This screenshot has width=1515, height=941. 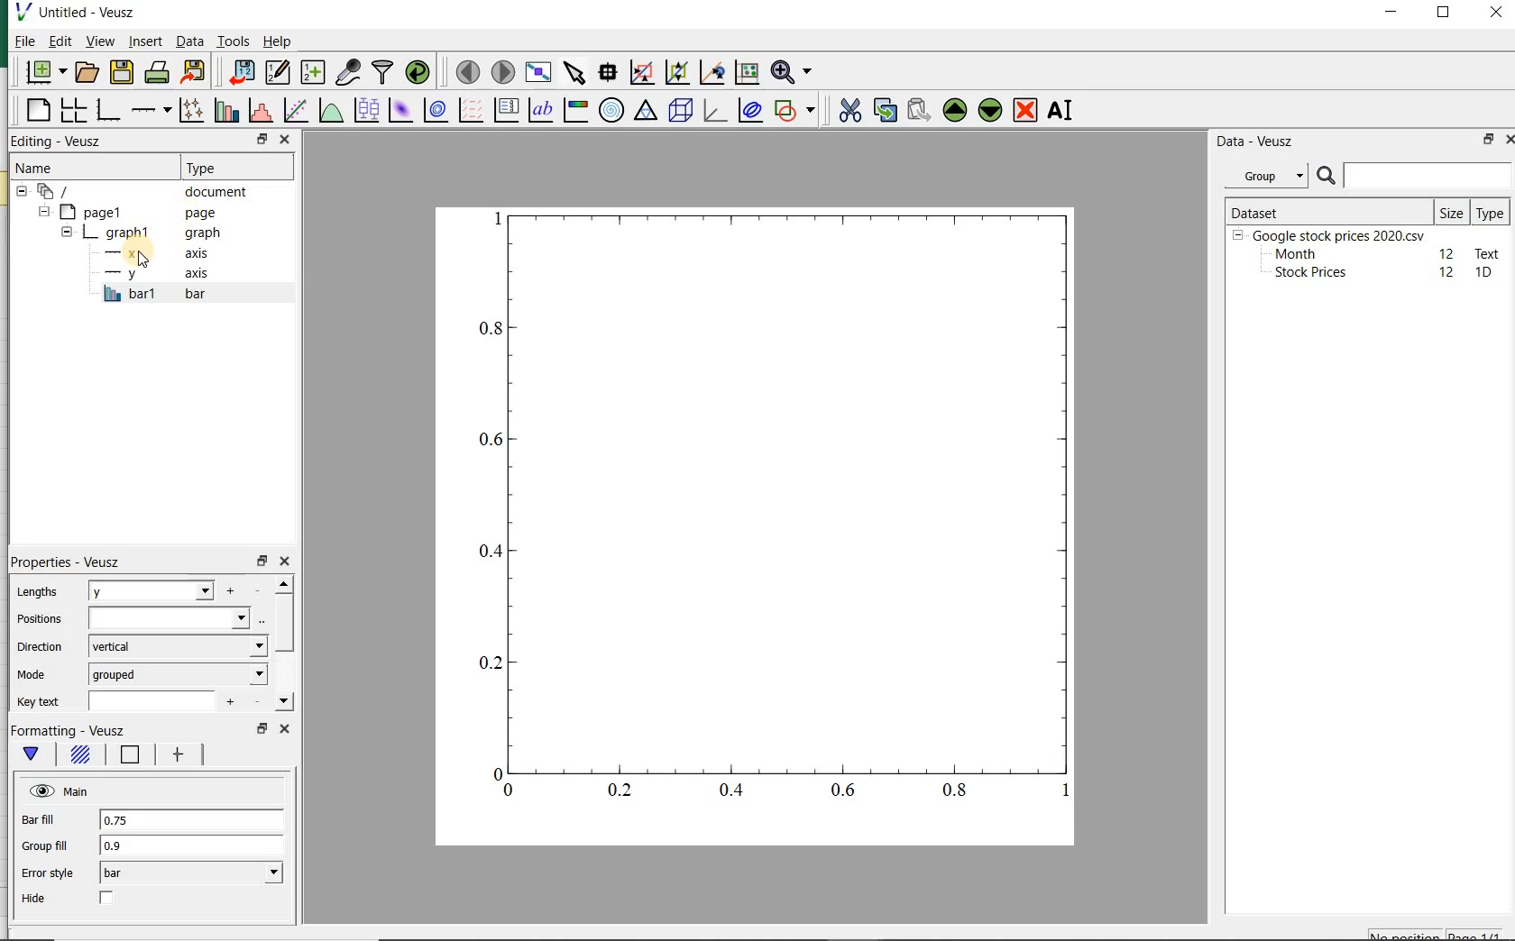 What do you see at coordinates (294, 111) in the screenshot?
I see `fit a function to data` at bounding box center [294, 111].